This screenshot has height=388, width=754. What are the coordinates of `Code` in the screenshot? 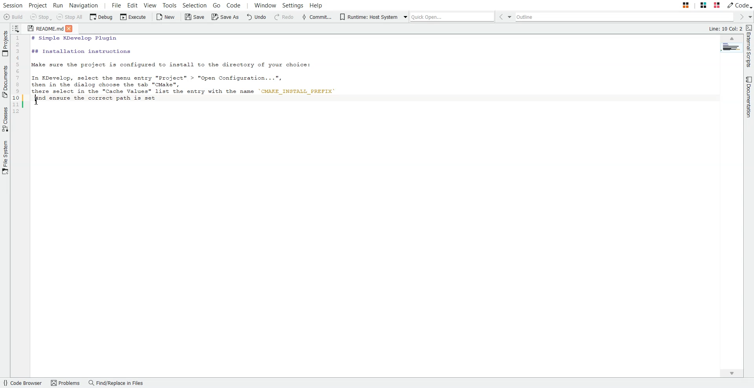 It's located at (233, 5).